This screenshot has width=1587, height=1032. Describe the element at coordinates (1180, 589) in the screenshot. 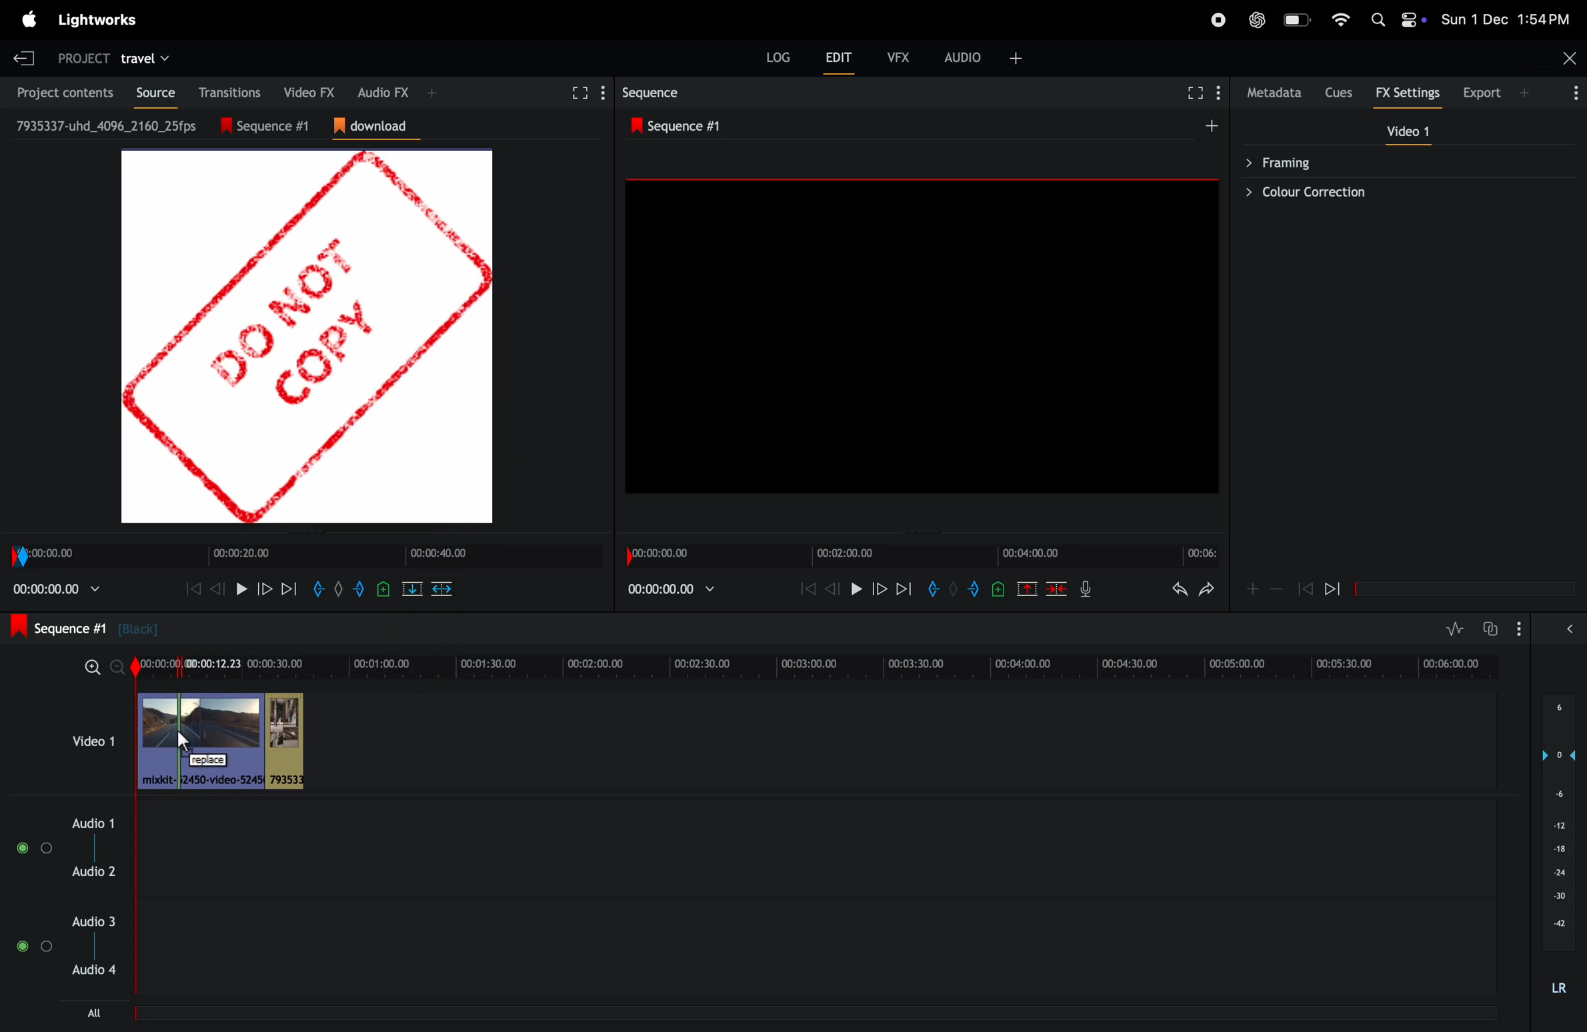

I see `undo` at that location.